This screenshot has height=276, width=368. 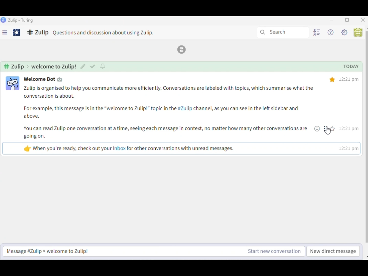 What do you see at coordinates (357, 32) in the screenshot?
I see `User` at bounding box center [357, 32].